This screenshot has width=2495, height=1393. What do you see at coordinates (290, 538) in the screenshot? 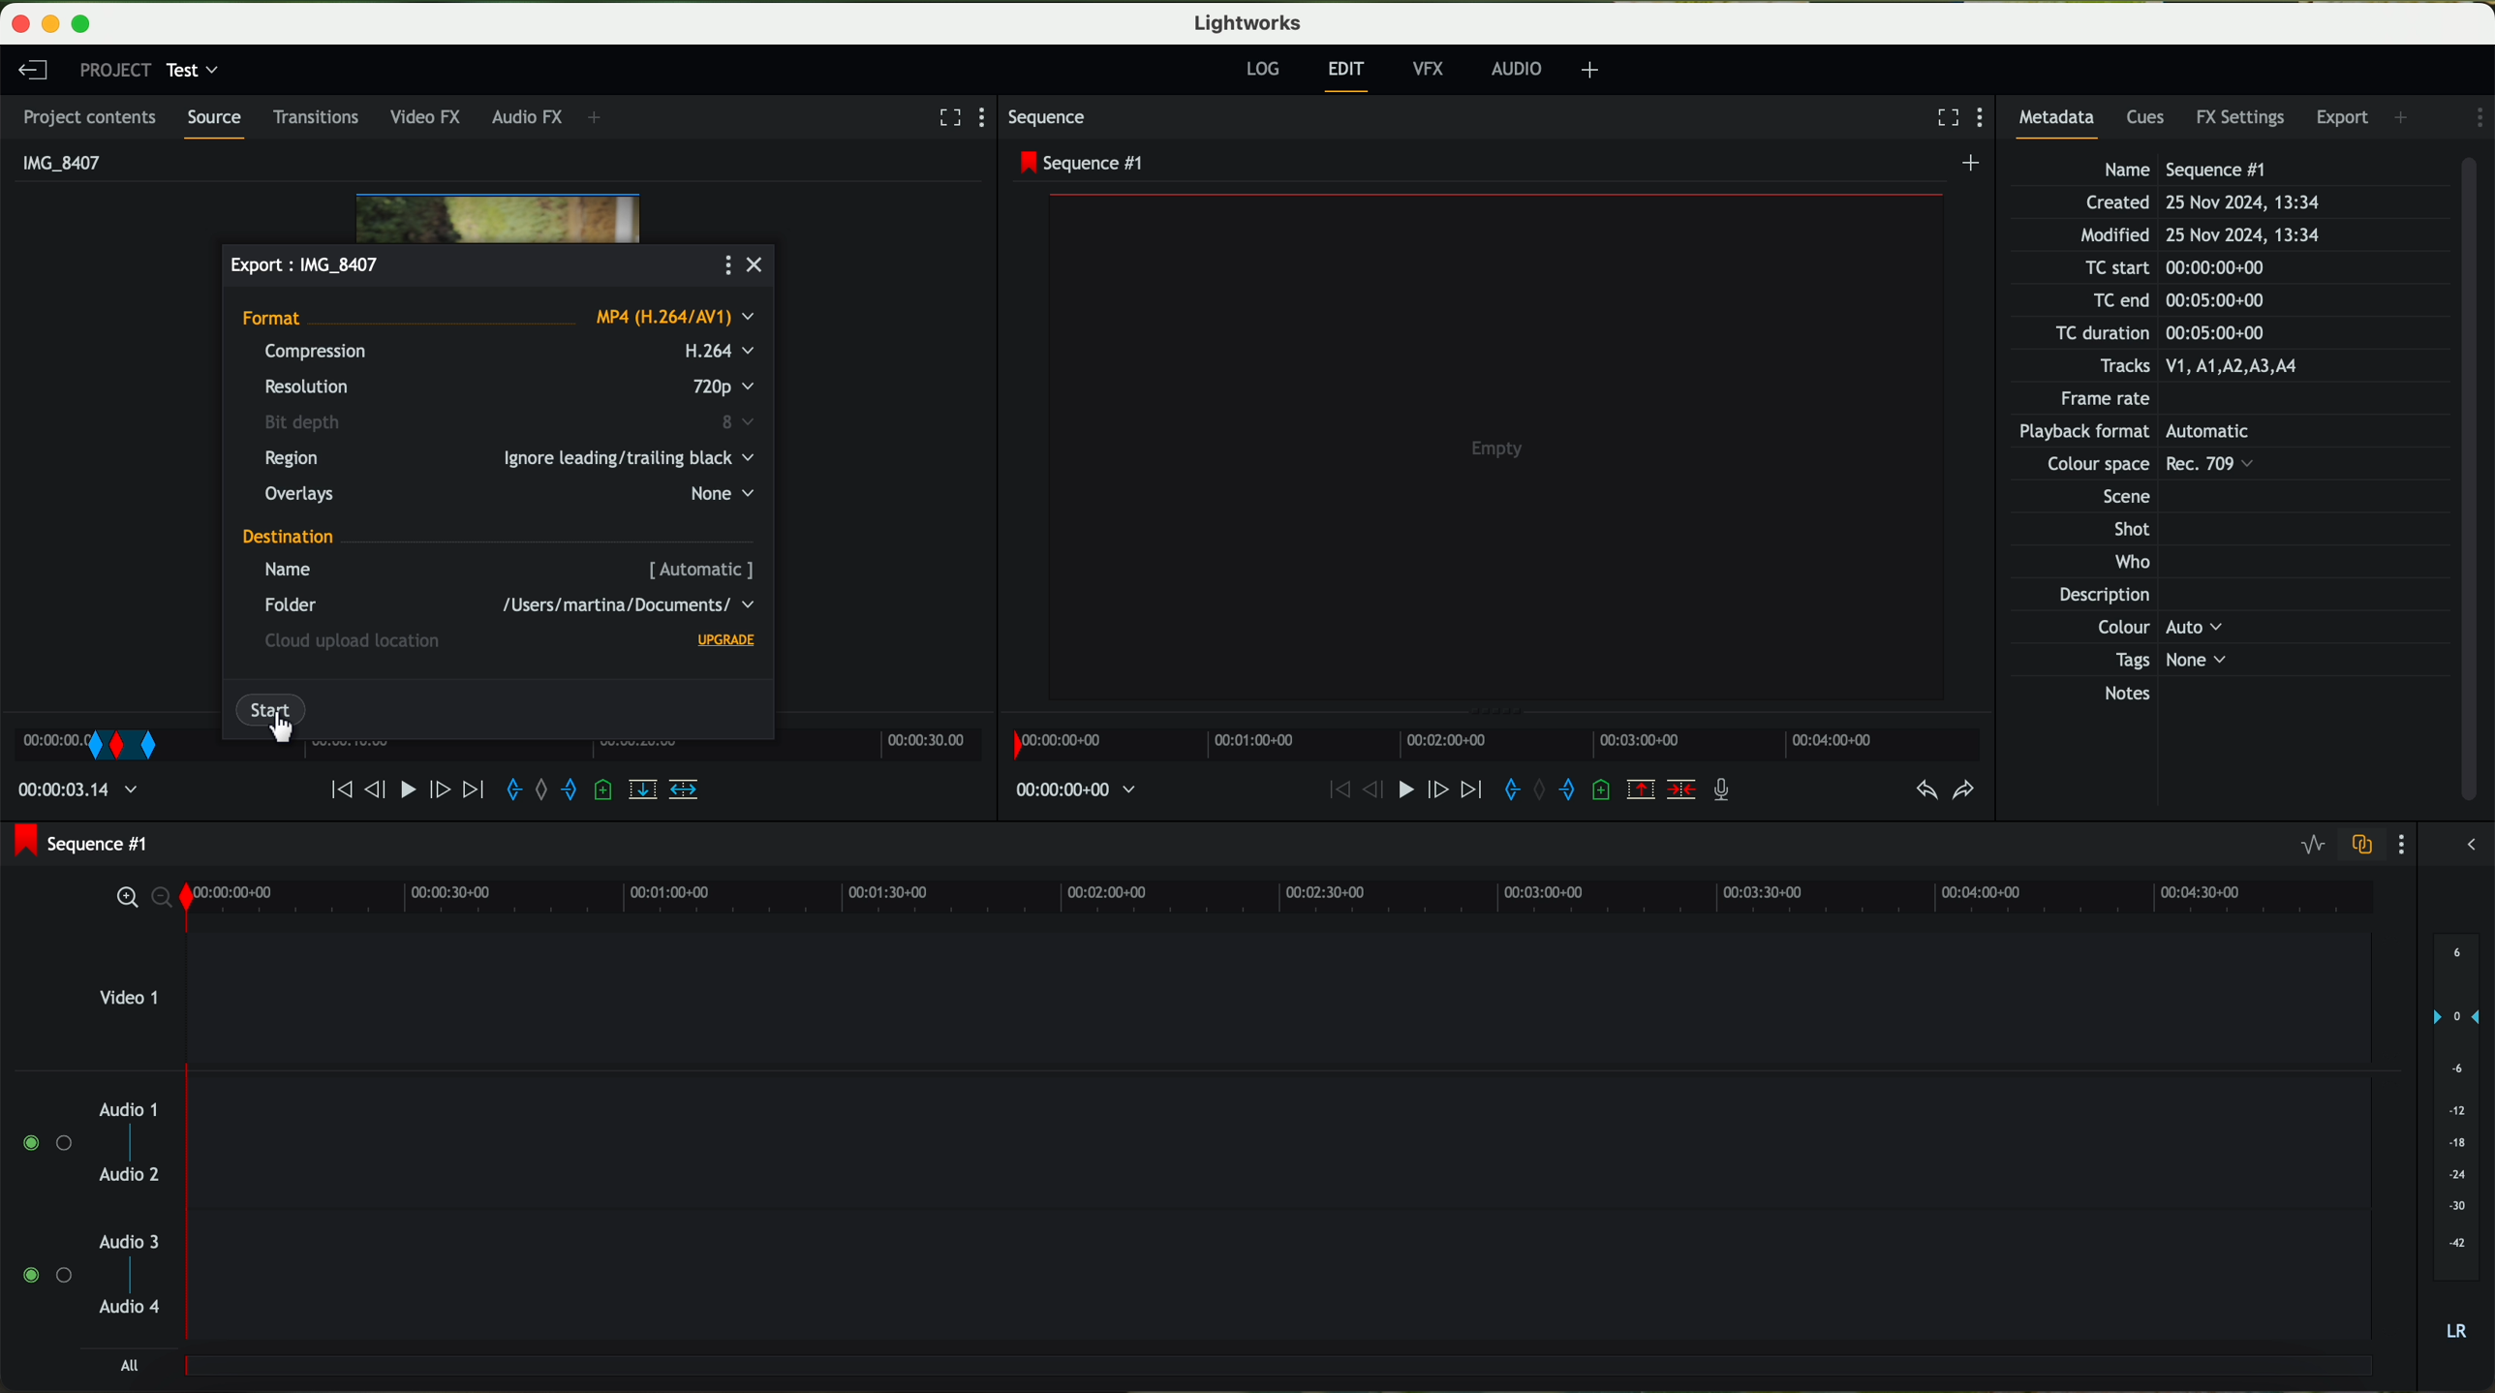
I see `destination` at bounding box center [290, 538].